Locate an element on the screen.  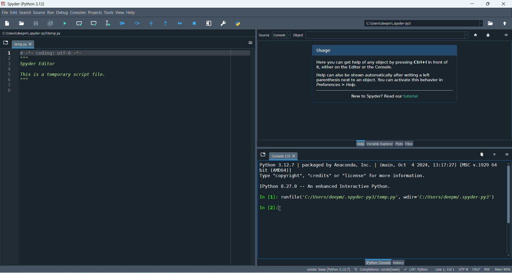
run selection is located at coordinates (108, 24).